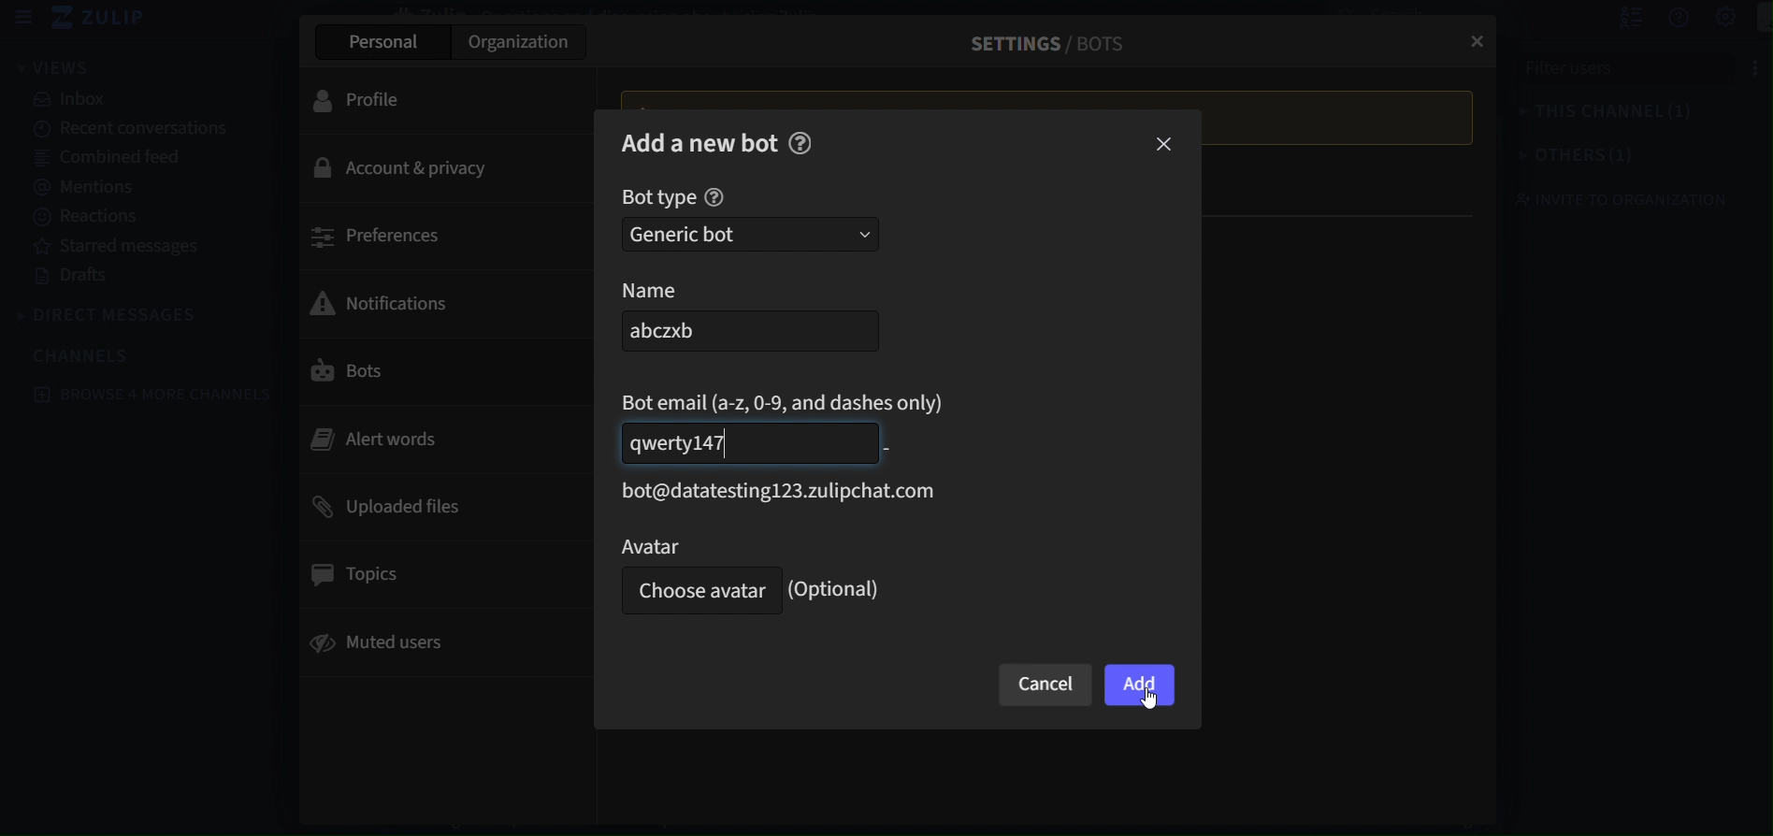 Image resolution: width=1773 pixels, height=836 pixels. Describe the element at coordinates (1166, 146) in the screenshot. I see `close` at that location.